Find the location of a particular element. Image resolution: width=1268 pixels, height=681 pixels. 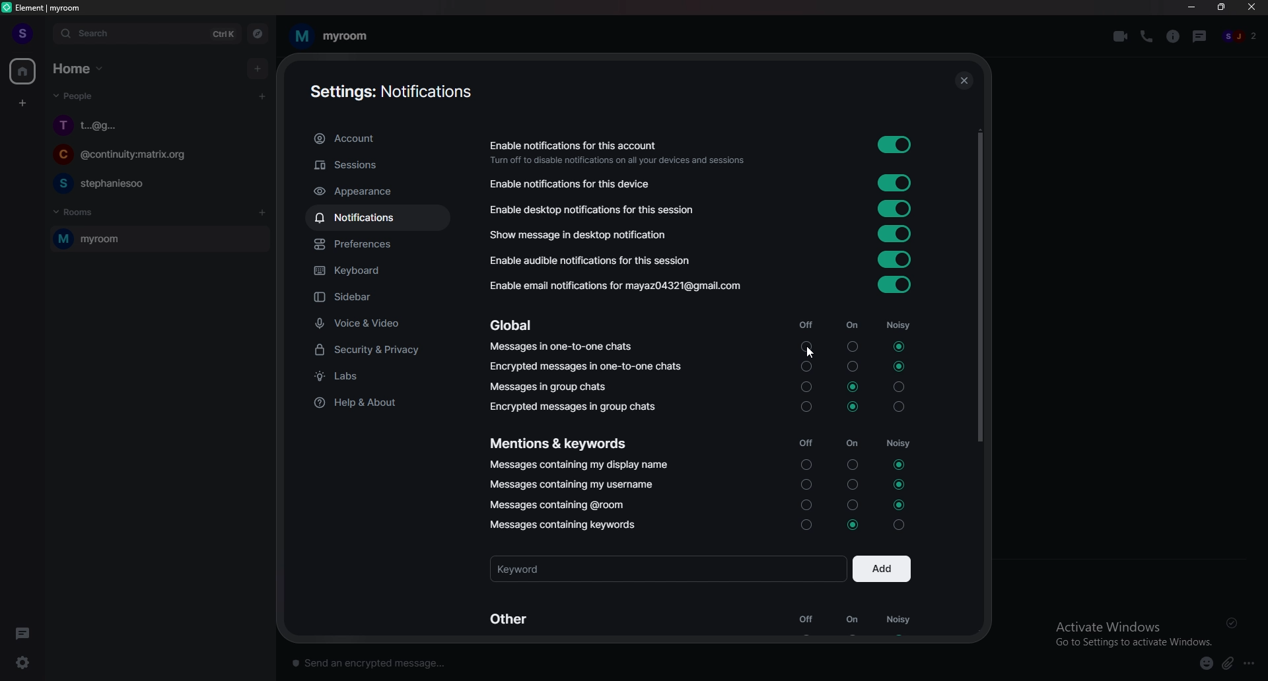

create a space is located at coordinates (22, 104).